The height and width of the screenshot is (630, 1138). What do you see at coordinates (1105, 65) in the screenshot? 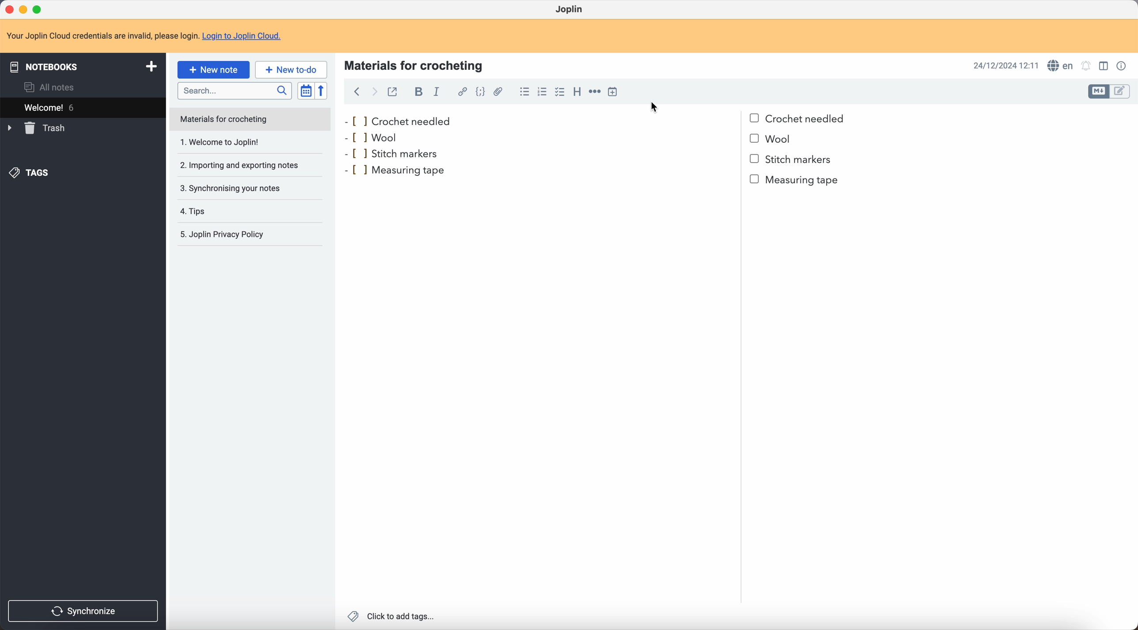
I see `toggle edit layout` at bounding box center [1105, 65].